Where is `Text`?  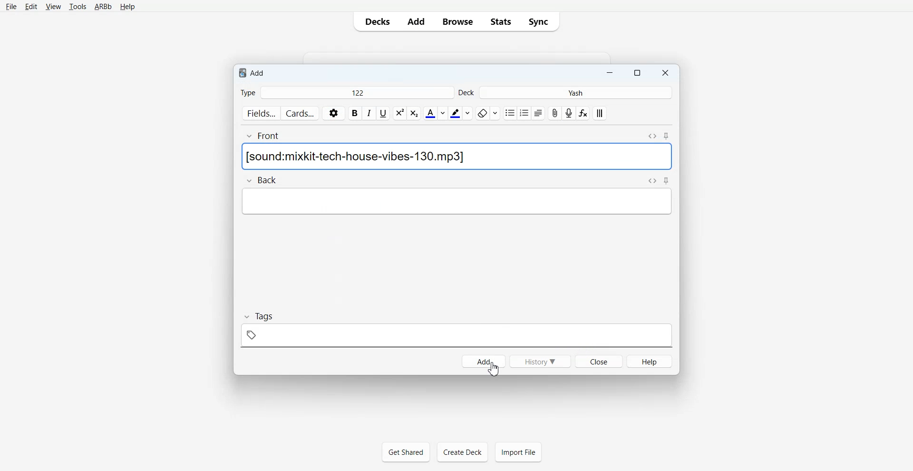 Text is located at coordinates (253, 72).